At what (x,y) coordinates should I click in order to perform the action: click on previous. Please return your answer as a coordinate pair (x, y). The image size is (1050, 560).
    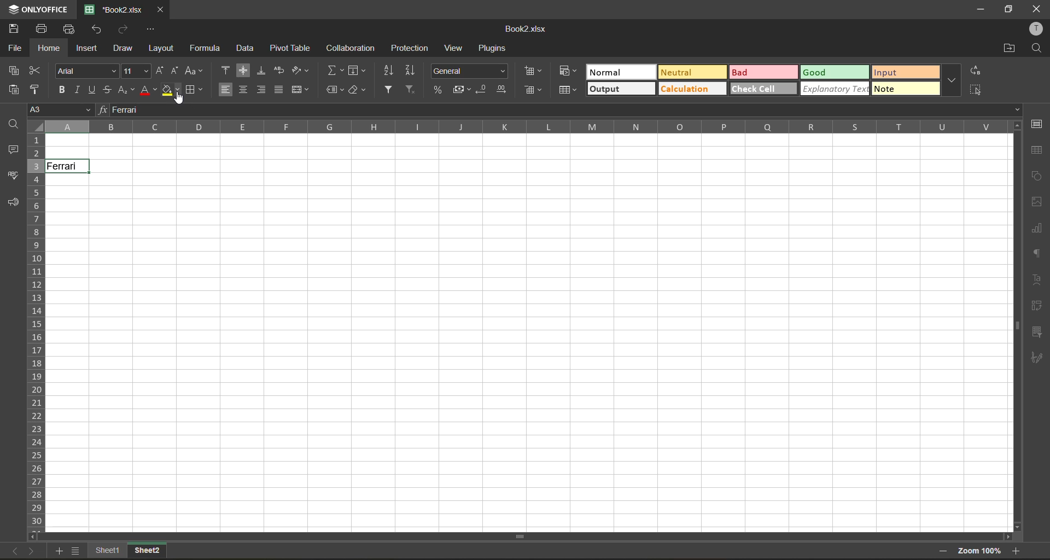
    Looking at the image, I should click on (12, 551).